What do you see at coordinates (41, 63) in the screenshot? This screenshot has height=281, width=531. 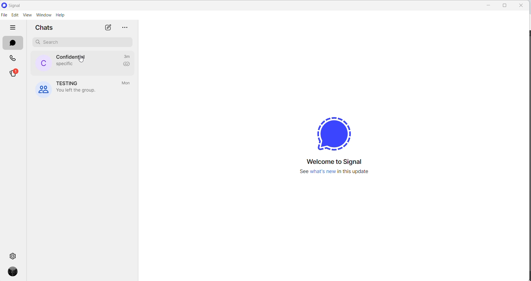 I see `profile picture` at bounding box center [41, 63].